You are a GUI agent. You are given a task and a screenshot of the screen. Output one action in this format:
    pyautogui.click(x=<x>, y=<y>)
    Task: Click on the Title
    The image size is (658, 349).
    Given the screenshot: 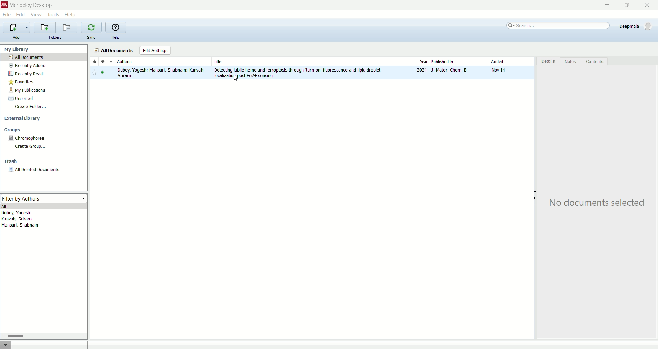 What is the action you would take?
    pyautogui.click(x=302, y=61)
    